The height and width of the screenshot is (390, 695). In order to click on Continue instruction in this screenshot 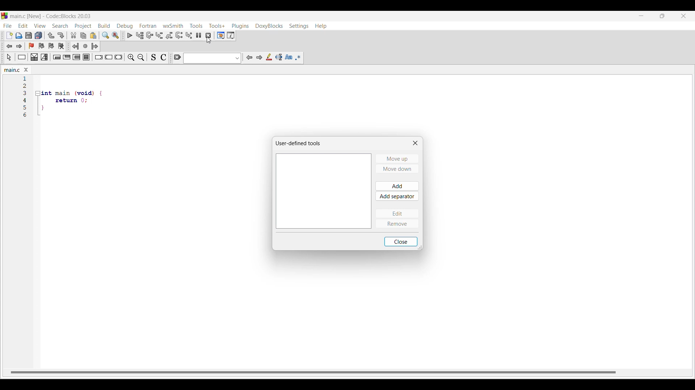, I will do `click(109, 57)`.